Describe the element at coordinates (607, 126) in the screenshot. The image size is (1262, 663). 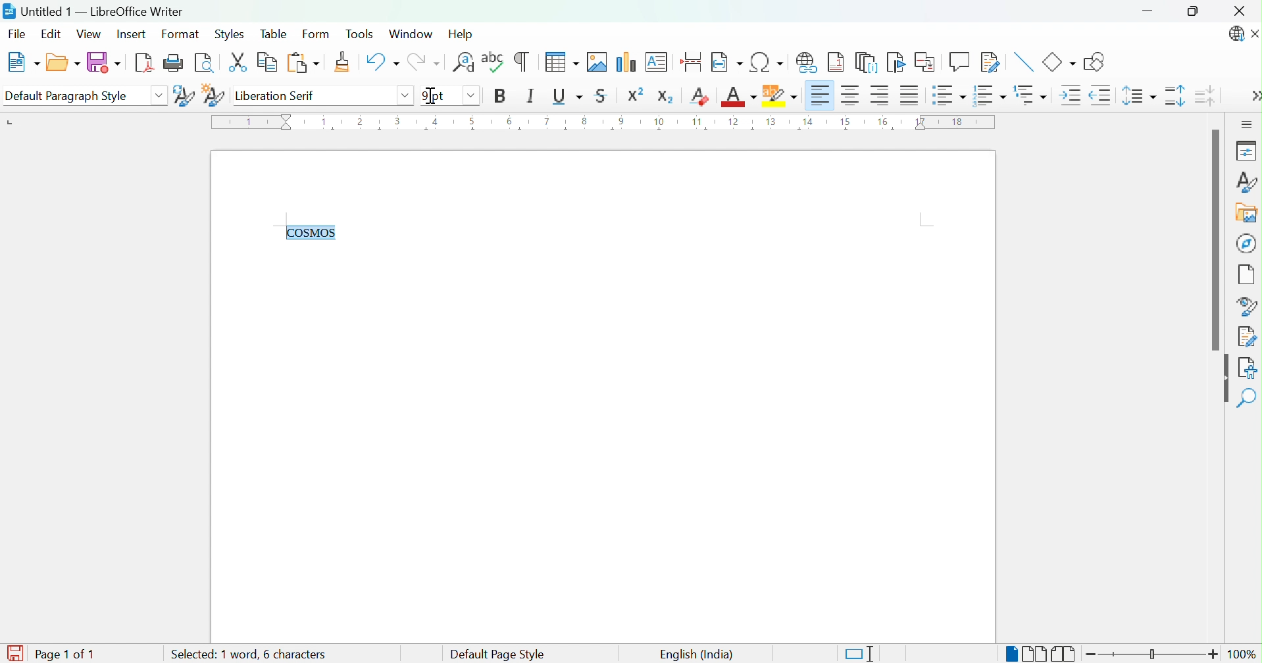
I see `Ruler` at that location.